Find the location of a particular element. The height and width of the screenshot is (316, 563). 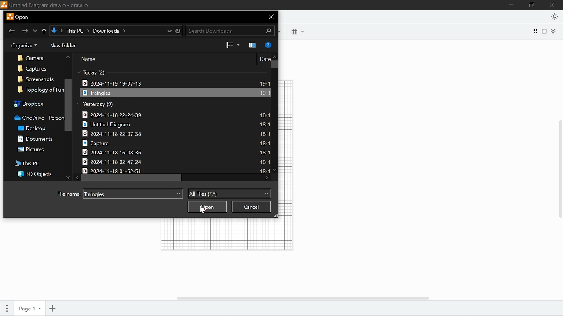

Show the preview pane is located at coordinates (252, 45).